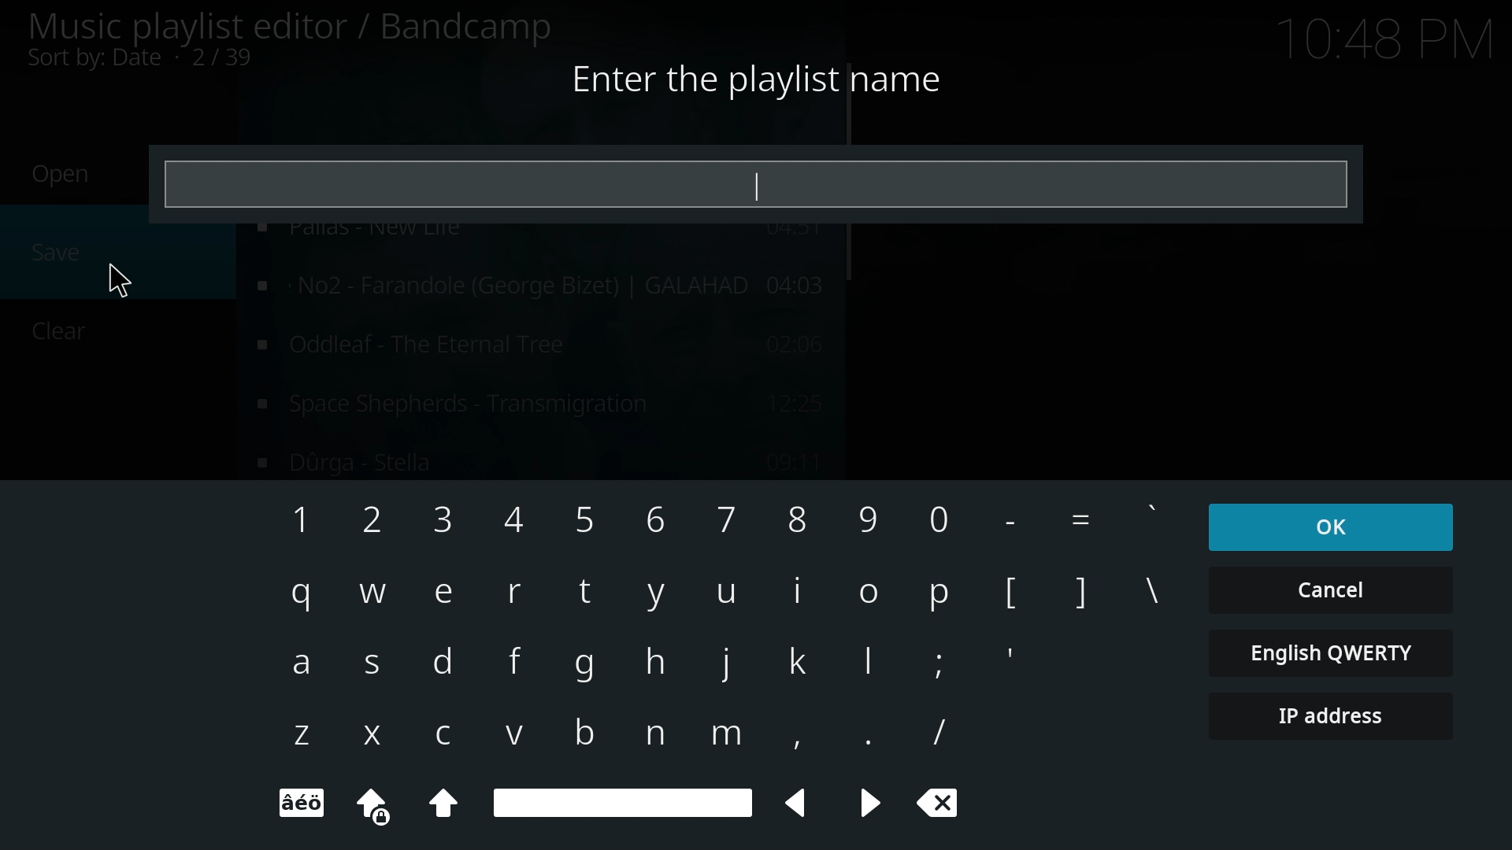  I want to click on Open, so click(72, 174).